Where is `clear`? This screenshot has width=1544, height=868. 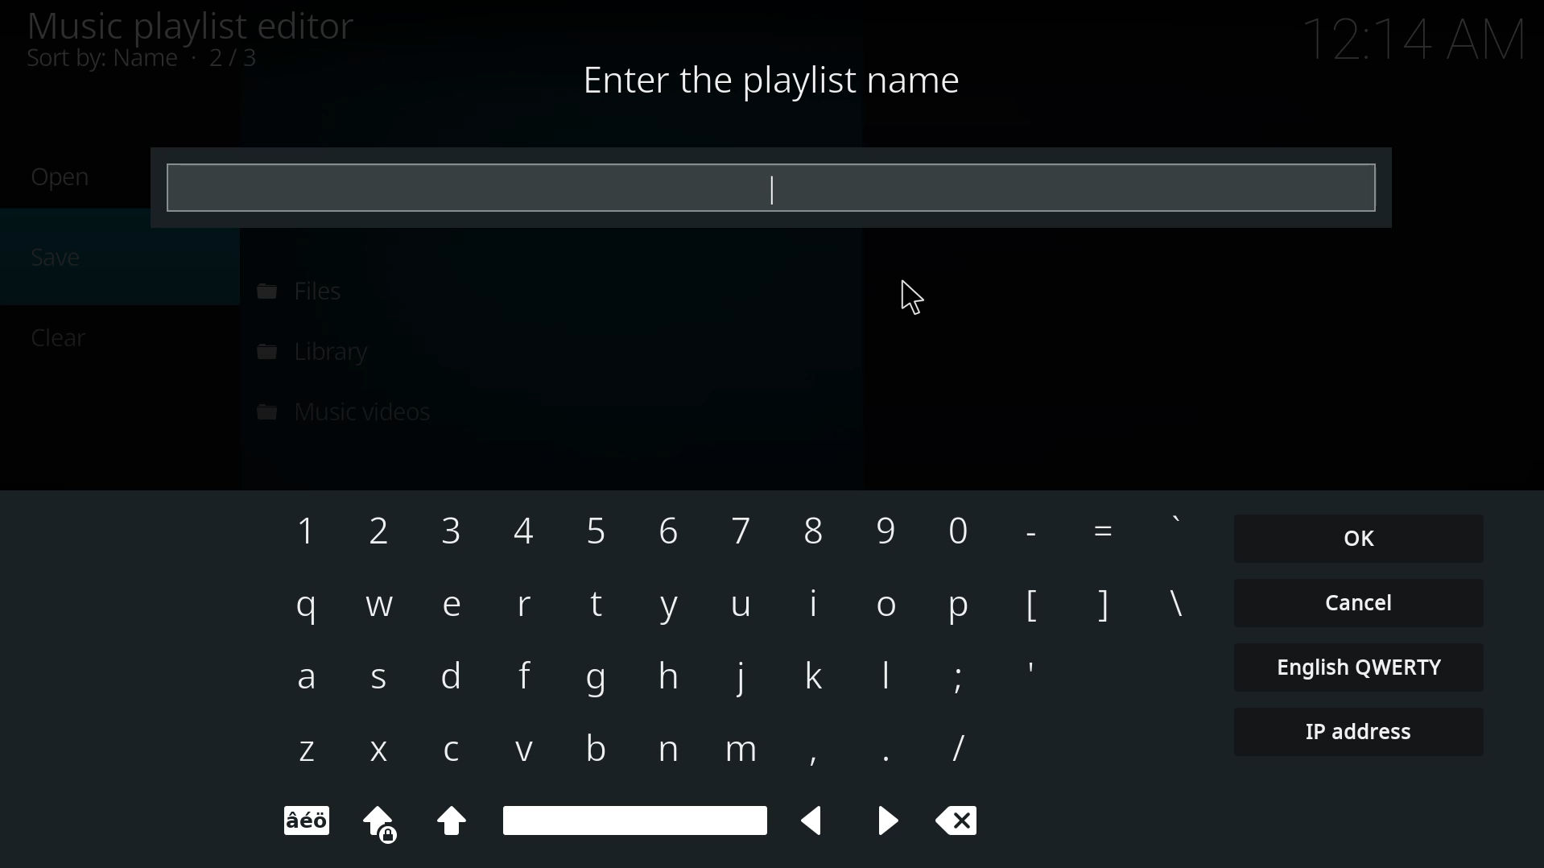
clear is located at coordinates (63, 336).